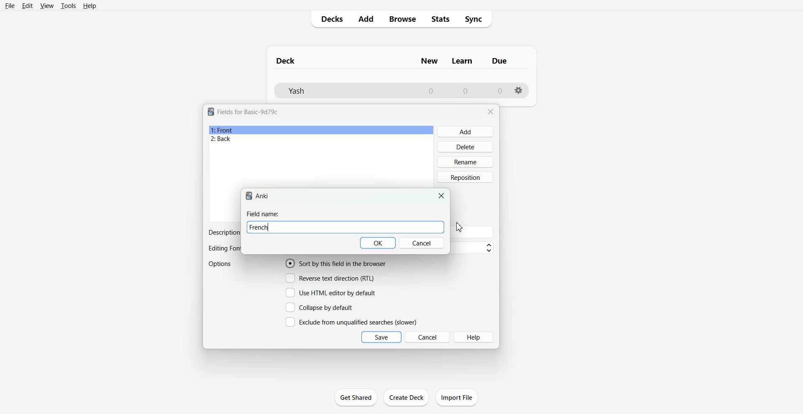  Describe the element at coordinates (407, 397) in the screenshot. I see `Create Deck` at that location.